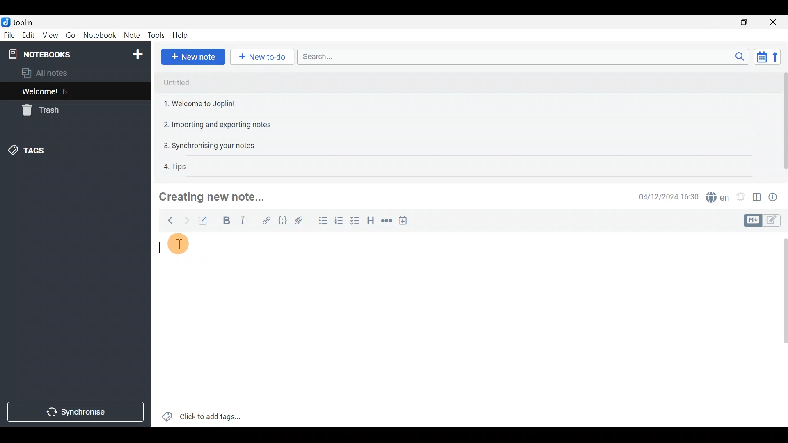 This screenshot has height=443, width=788. I want to click on Heading, so click(370, 223).